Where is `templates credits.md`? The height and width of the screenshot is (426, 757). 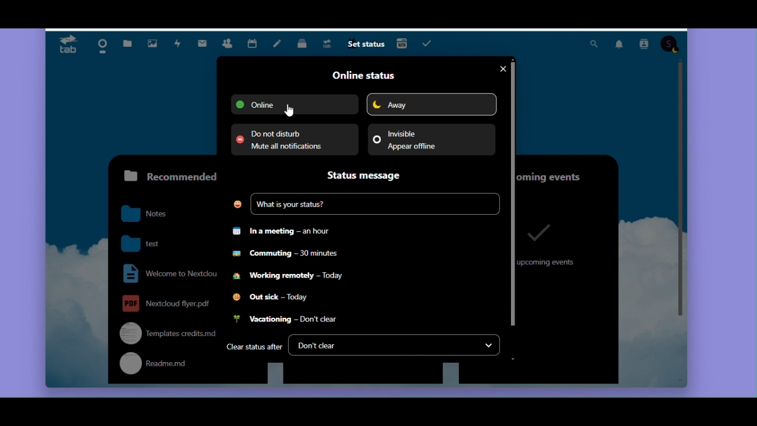
templates credits.md is located at coordinates (164, 333).